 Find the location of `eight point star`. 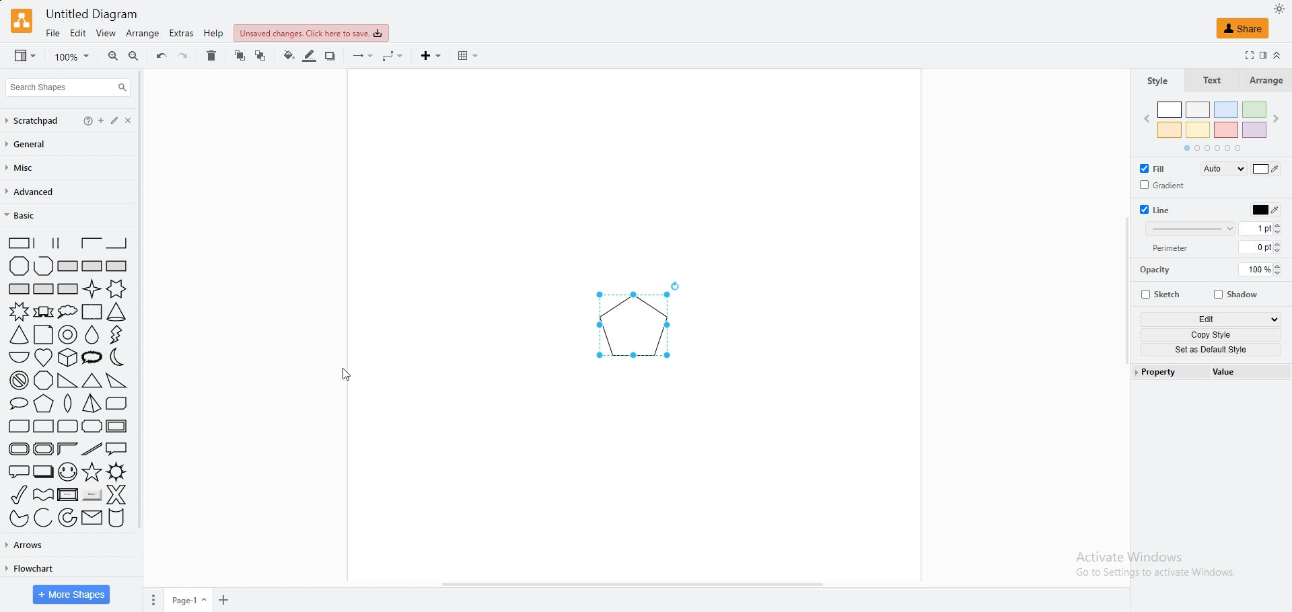

eight point star is located at coordinates (17, 311).